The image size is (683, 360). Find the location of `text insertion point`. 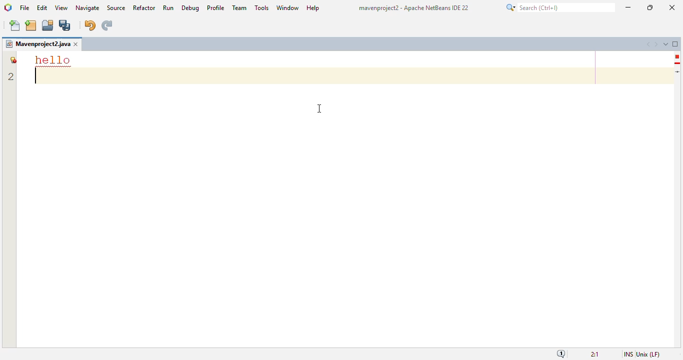

text insertion point is located at coordinates (36, 77).